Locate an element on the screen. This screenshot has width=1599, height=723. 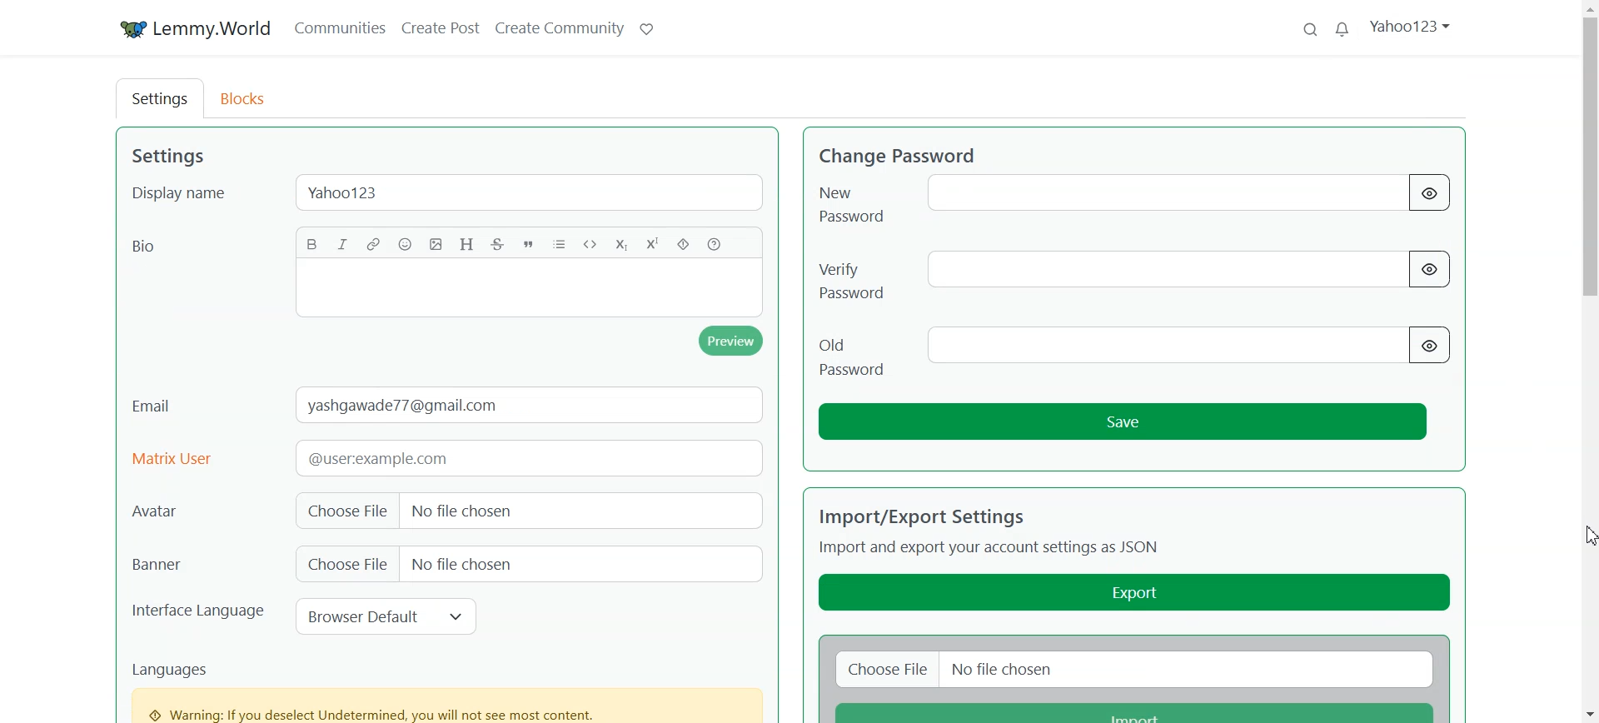
Spoilers is located at coordinates (683, 243).